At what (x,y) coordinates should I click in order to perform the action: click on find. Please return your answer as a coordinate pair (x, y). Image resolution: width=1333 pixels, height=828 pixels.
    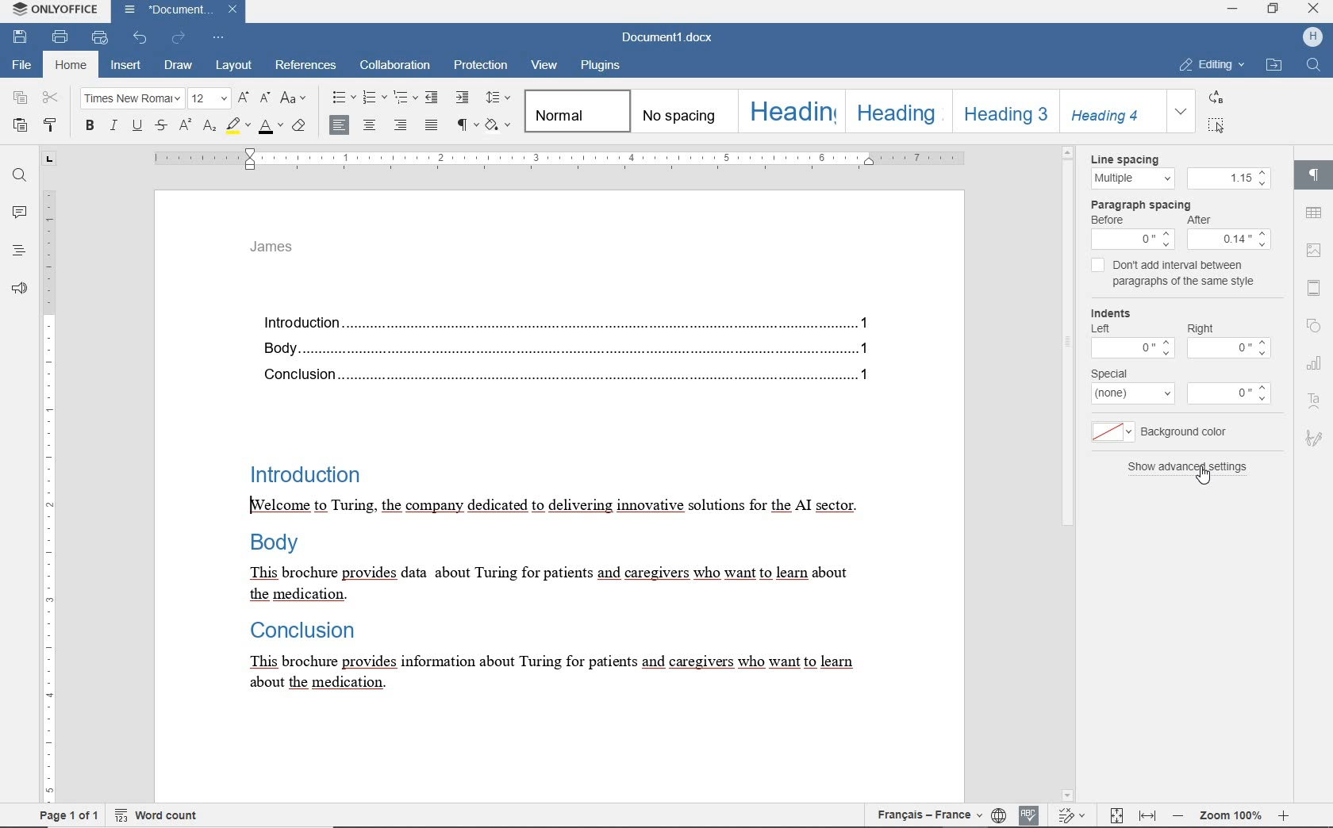
    Looking at the image, I should click on (20, 174).